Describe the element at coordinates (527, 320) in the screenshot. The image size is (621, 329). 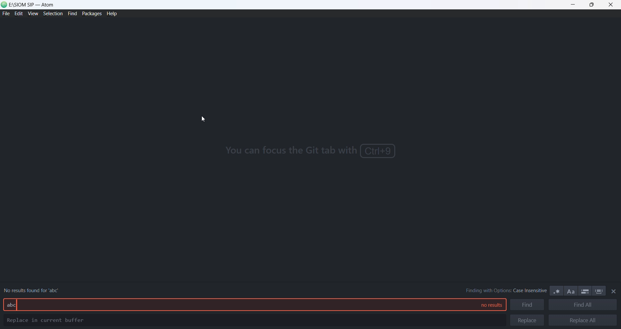
I see `replace` at that location.